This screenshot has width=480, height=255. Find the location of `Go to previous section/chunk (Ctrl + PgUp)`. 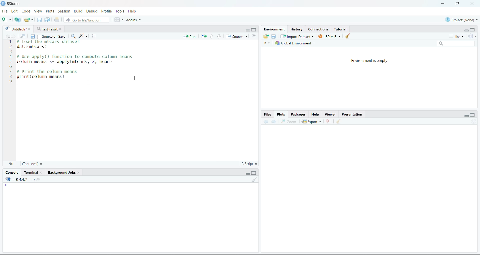

Go to previous section/chunk (Ctrl + PgUp) is located at coordinates (212, 37).